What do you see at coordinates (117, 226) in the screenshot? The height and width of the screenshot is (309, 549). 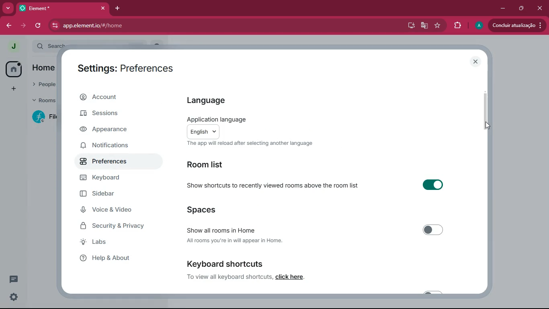 I see `security & privacy` at bounding box center [117, 226].